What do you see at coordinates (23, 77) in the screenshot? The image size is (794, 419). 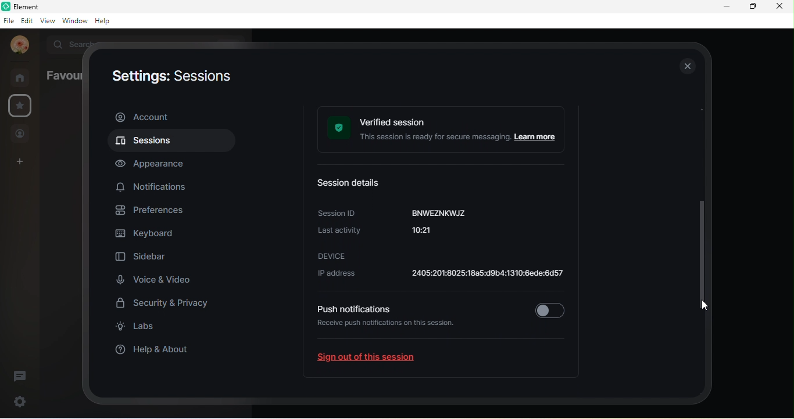 I see `rooms` at bounding box center [23, 77].